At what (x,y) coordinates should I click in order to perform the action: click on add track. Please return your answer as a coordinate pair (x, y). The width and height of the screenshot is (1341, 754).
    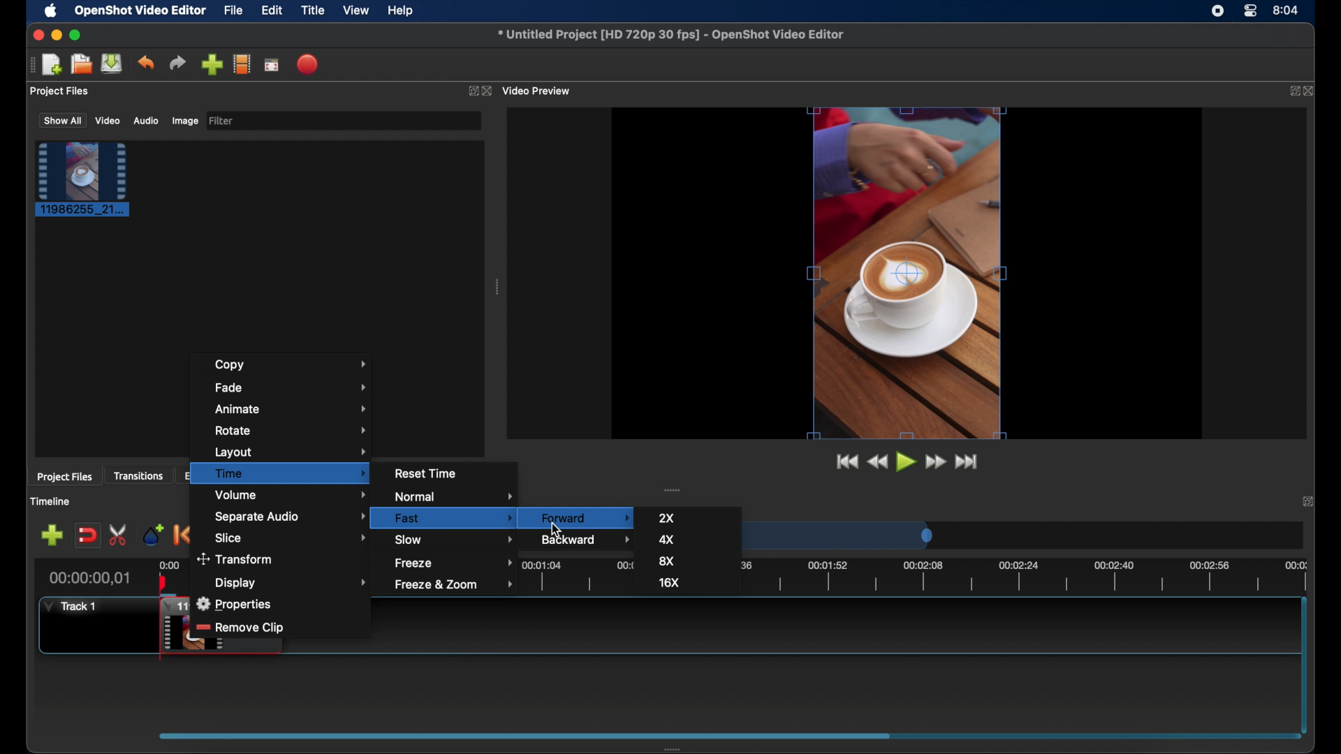
    Looking at the image, I should click on (52, 535).